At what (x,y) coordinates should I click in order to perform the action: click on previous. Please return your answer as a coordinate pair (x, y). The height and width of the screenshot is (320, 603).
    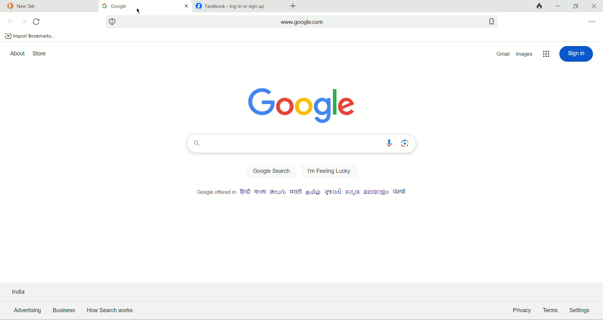
    Looking at the image, I should click on (10, 22).